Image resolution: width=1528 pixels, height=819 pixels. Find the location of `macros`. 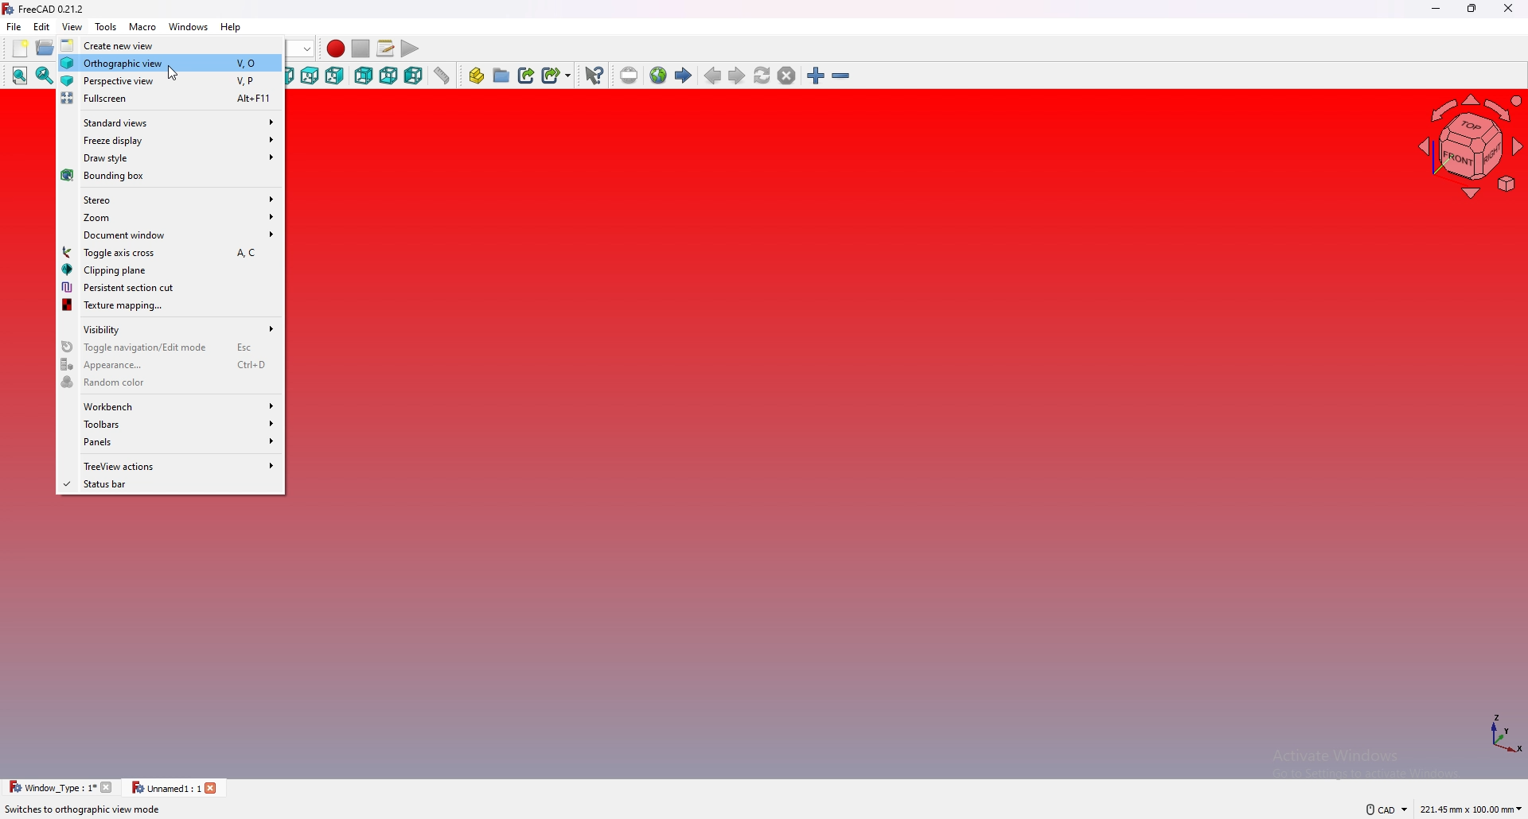

macros is located at coordinates (386, 49).